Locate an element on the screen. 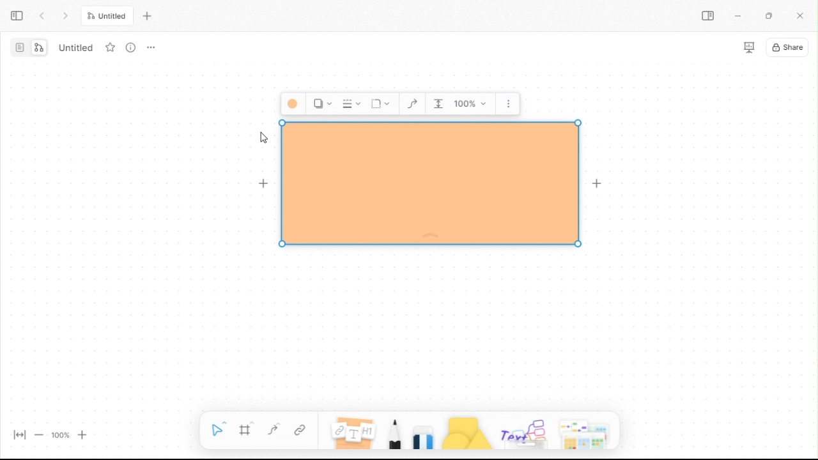  more shapes is located at coordinates (587, 430).